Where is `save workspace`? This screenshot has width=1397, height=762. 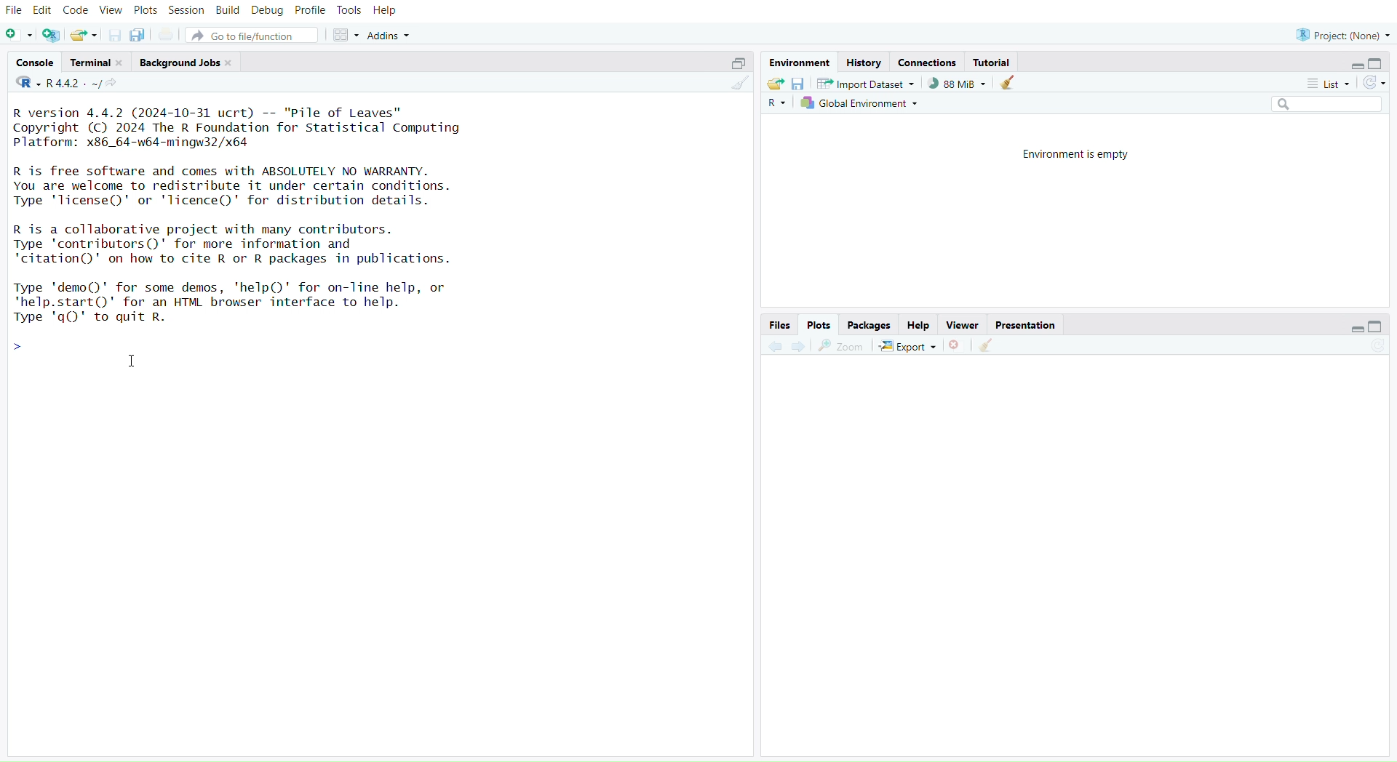
save workspace is located at coordinates (798, 86).